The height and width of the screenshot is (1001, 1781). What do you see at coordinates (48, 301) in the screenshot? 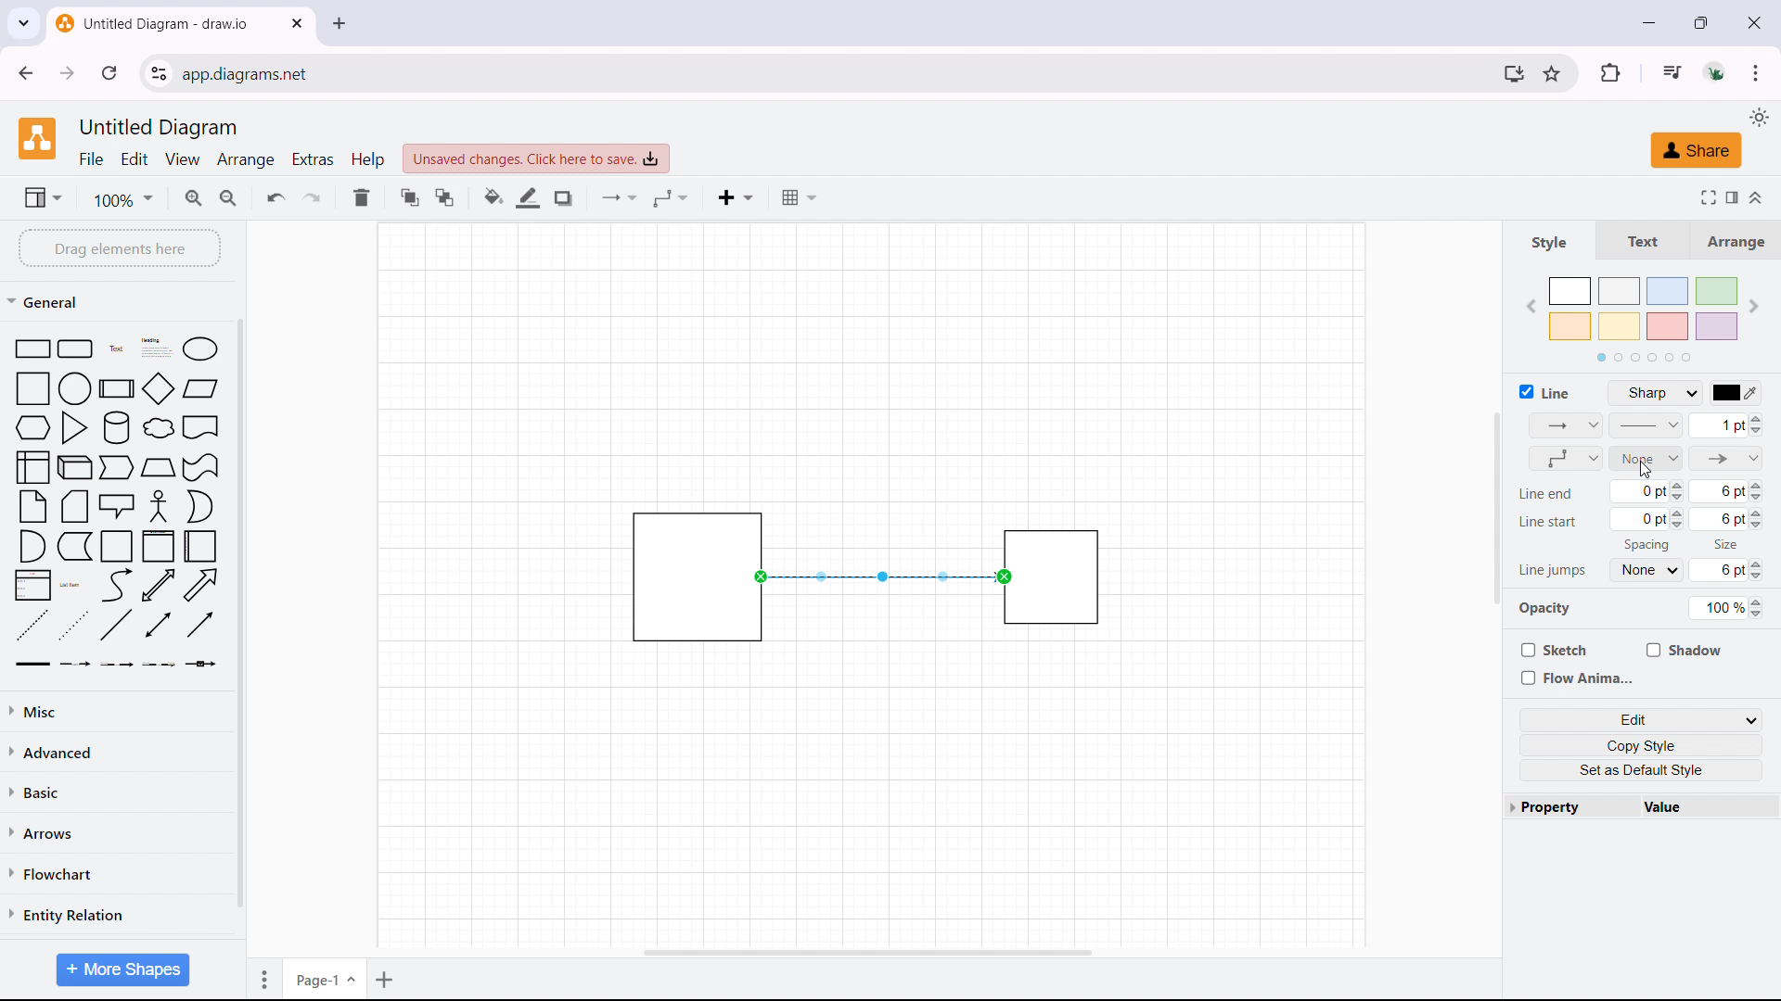
I see `general` at bounding box center [48, 301].